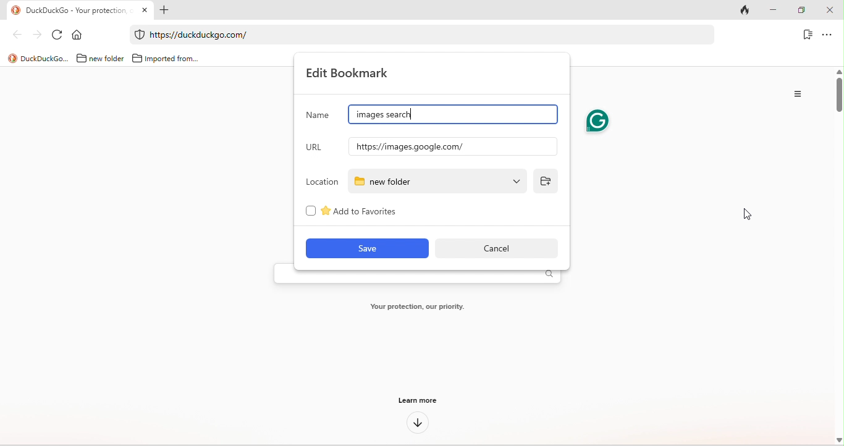 The image size is (844, 446). What do you see at coordinates (165, 56) in the screenshot?
I see `imported from` at bounding box center [165, 56].